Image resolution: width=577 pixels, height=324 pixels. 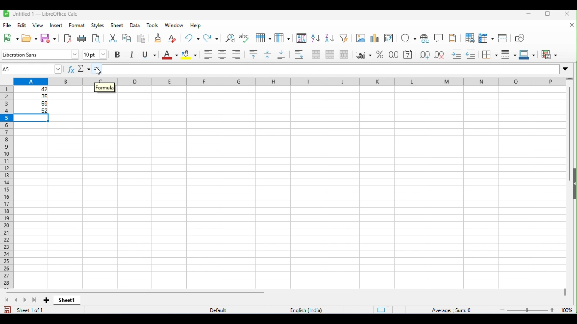 What do you see at coordinates (207, 54) in the screenshot?
I see `align left` at bounding box center [207, 54].